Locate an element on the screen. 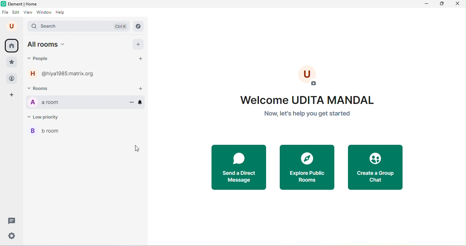 This screenshot has width=466, height=246. cursor is located at coordinates (130, 105).